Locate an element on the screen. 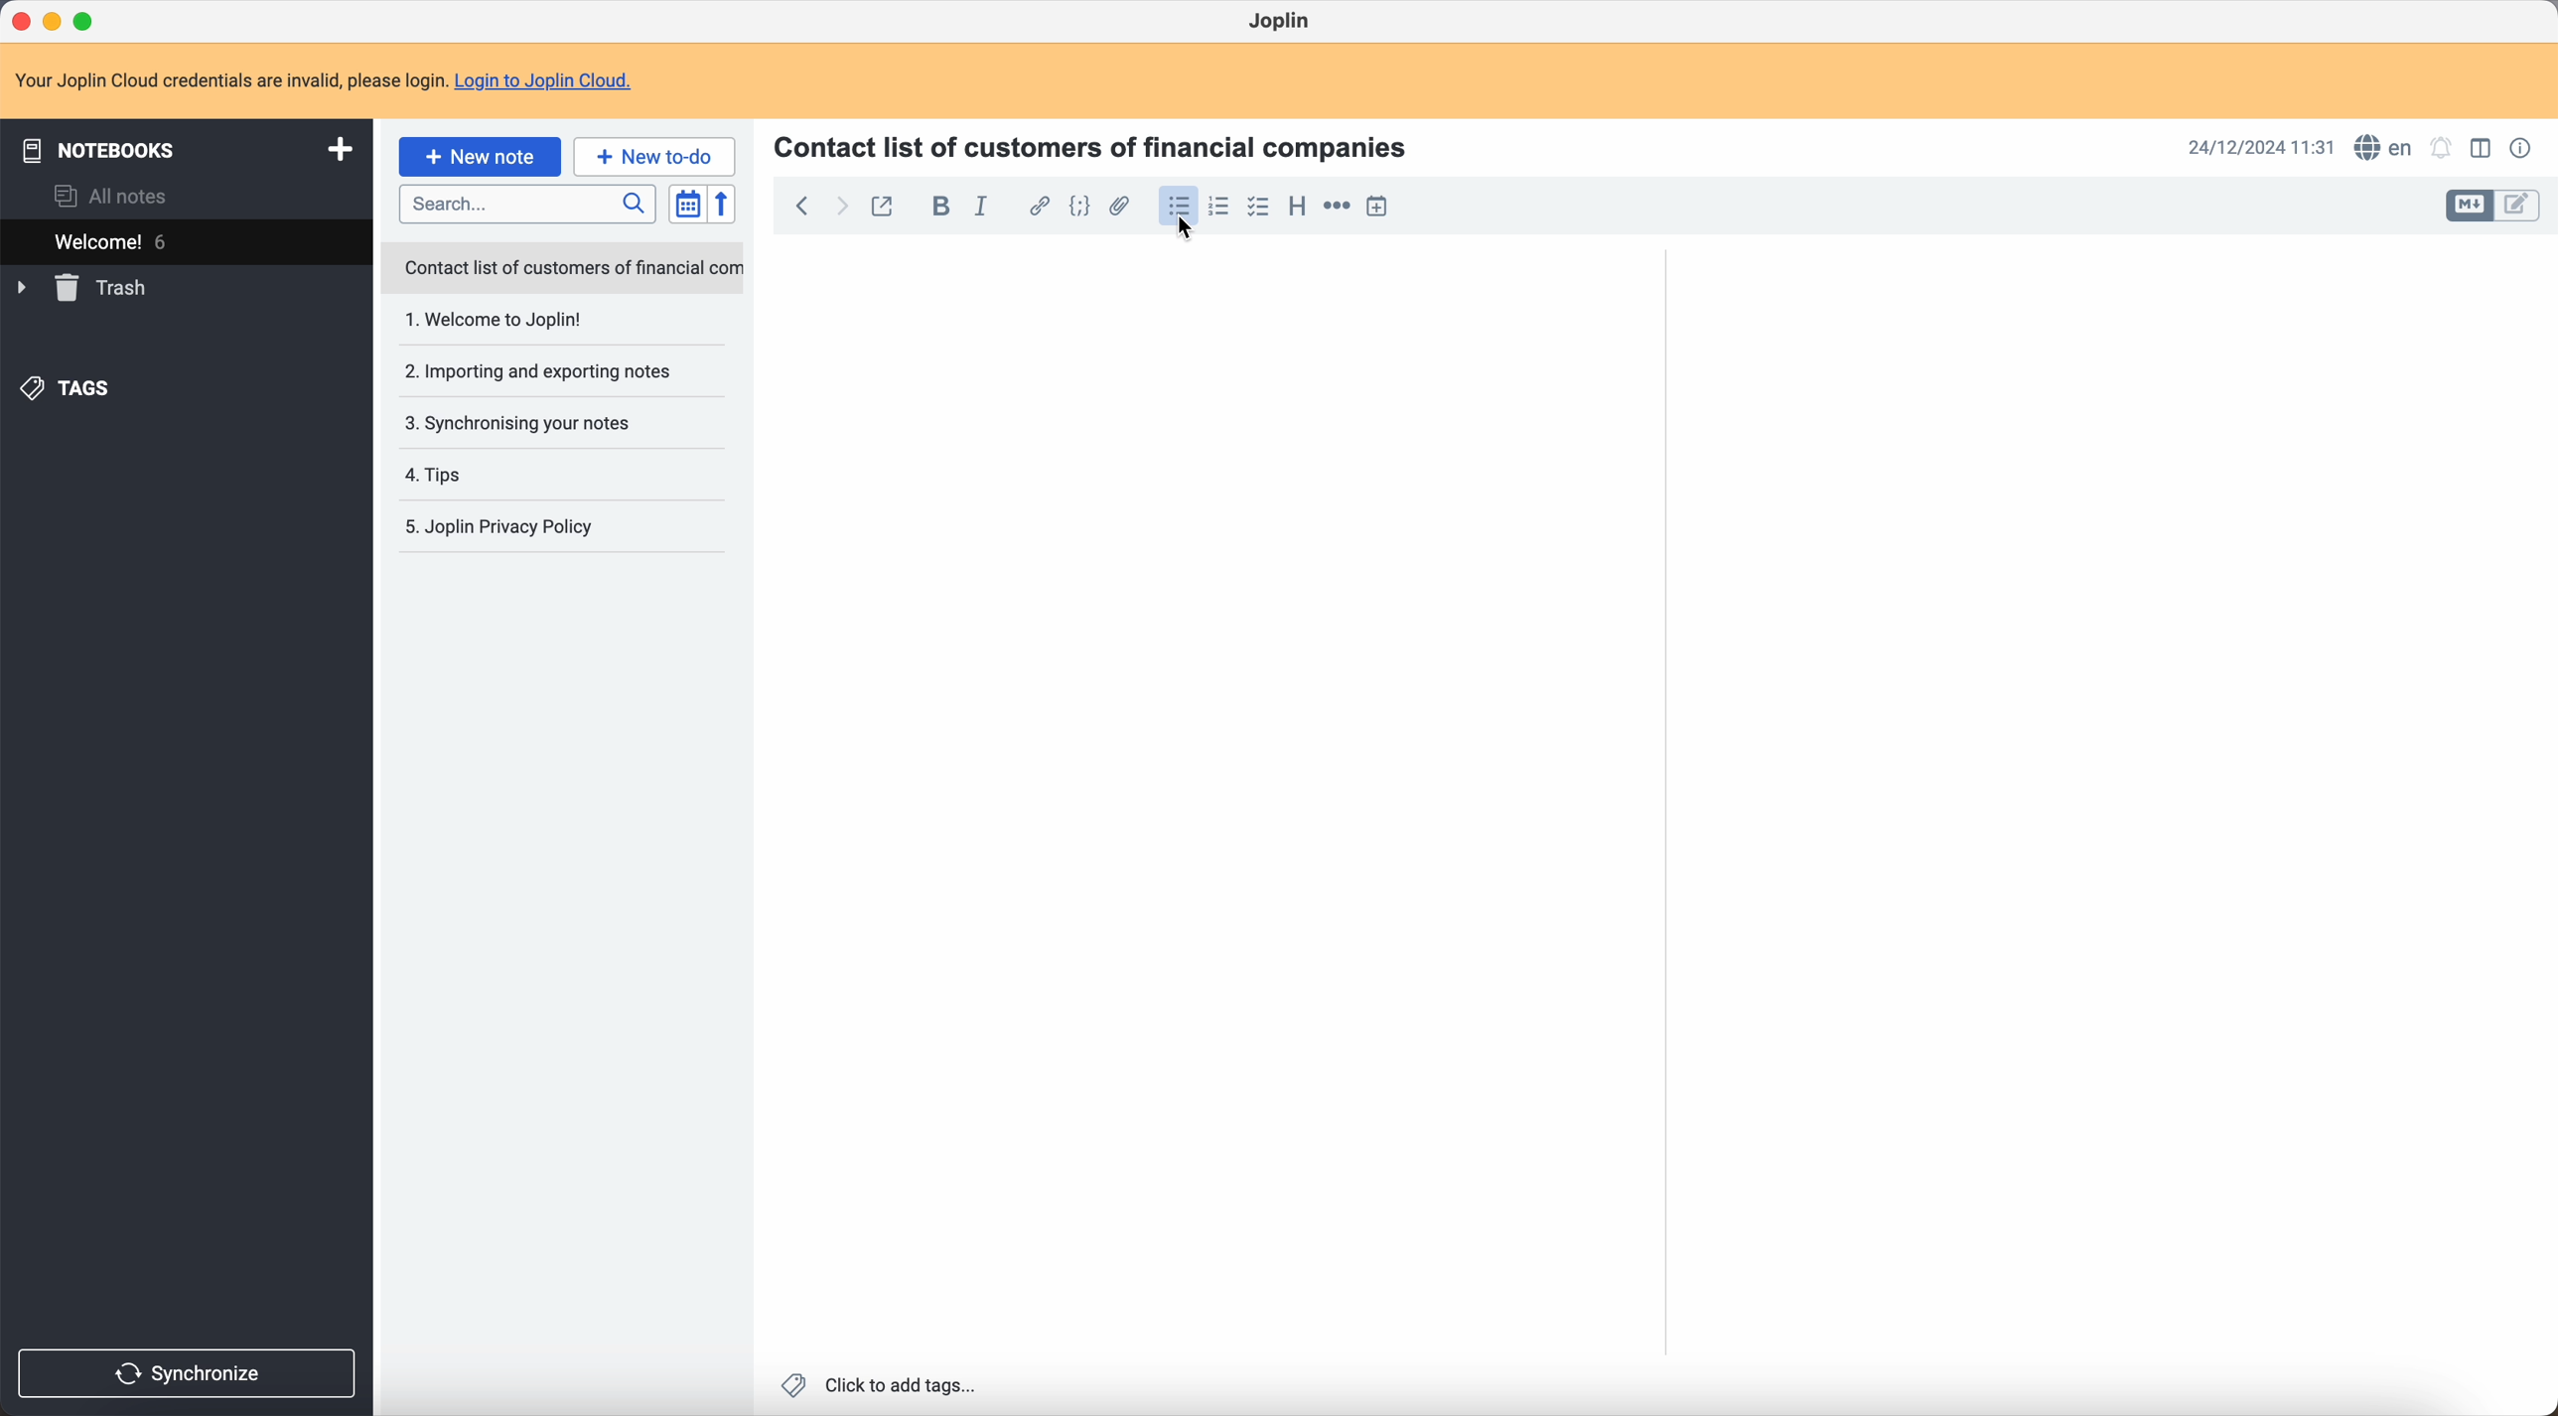 This screenshot has height=1416, width=2558. bold is located at coordinates (938, 207).